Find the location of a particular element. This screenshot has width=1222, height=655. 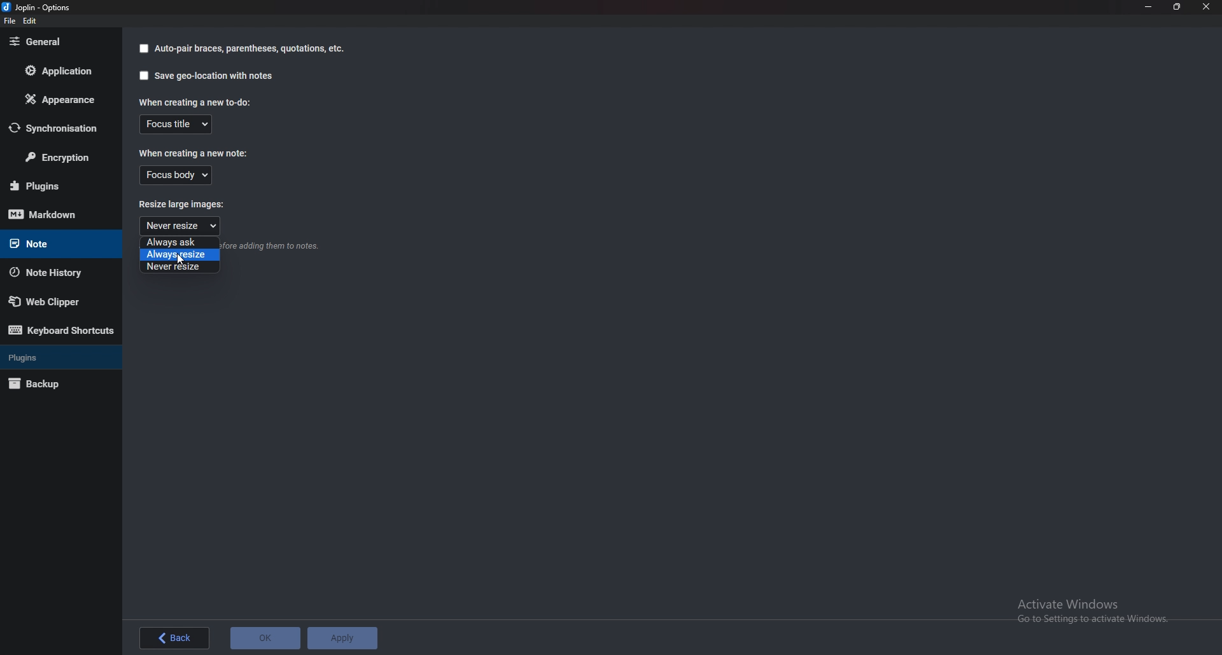

Never resize is located at coordinates (180, 226).